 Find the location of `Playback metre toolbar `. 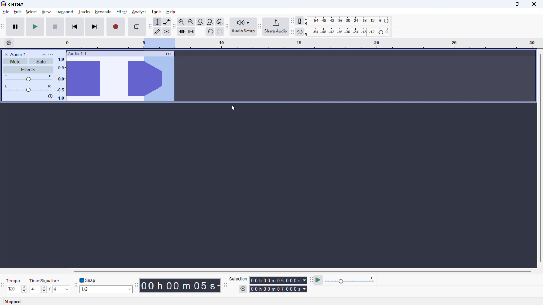

Playback metre toolbar  is located at coordinates (292, 32).